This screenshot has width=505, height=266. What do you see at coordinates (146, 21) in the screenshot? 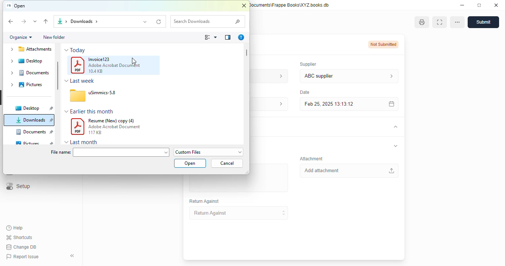
I see `previous locations` at bounding box center [146, 21].